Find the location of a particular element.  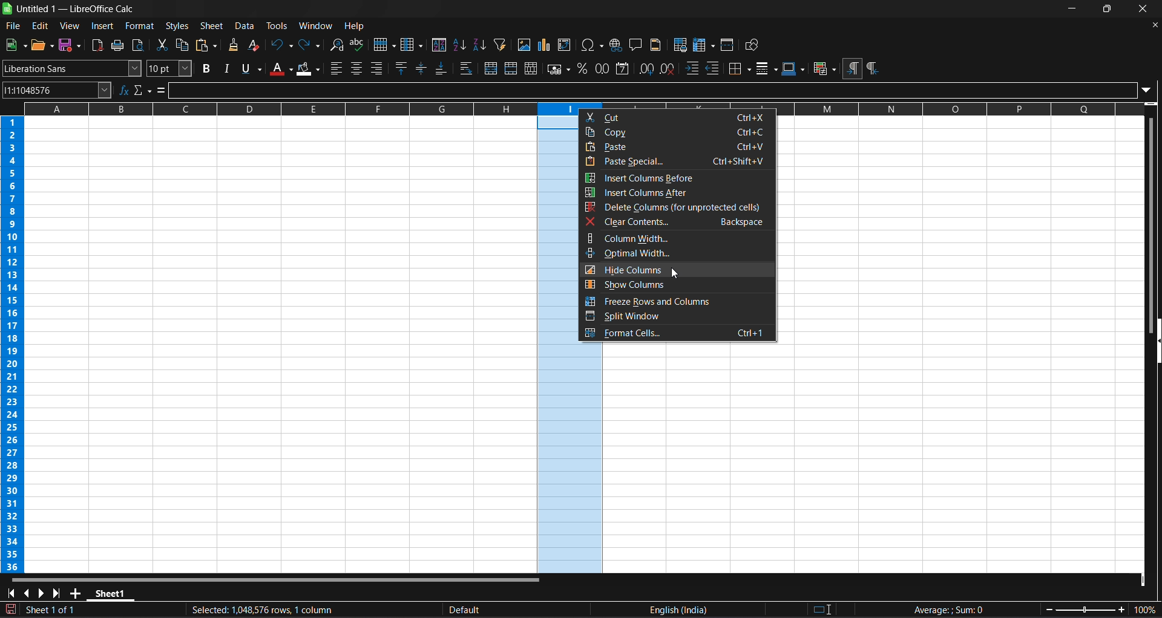

cut is located at coordinates (162, 44).